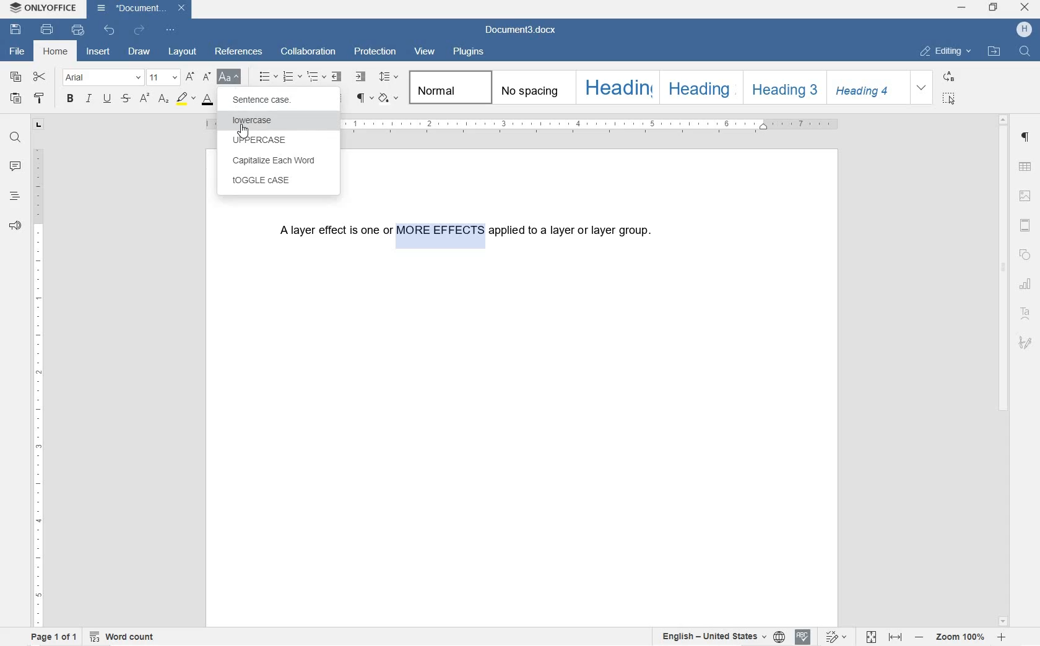 The width and height of the screenshot is (1040, 646). I want to click on FONT SIZE, so click(163, 77).